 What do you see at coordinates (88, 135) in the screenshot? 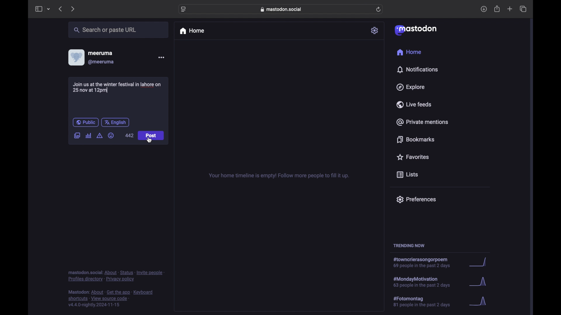
I see `add  poll` at bounding box center [88, 135].